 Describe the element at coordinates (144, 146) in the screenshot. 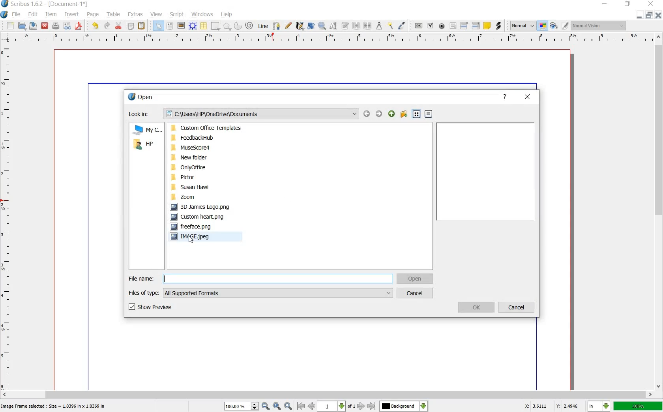

I see `HP` at that location.